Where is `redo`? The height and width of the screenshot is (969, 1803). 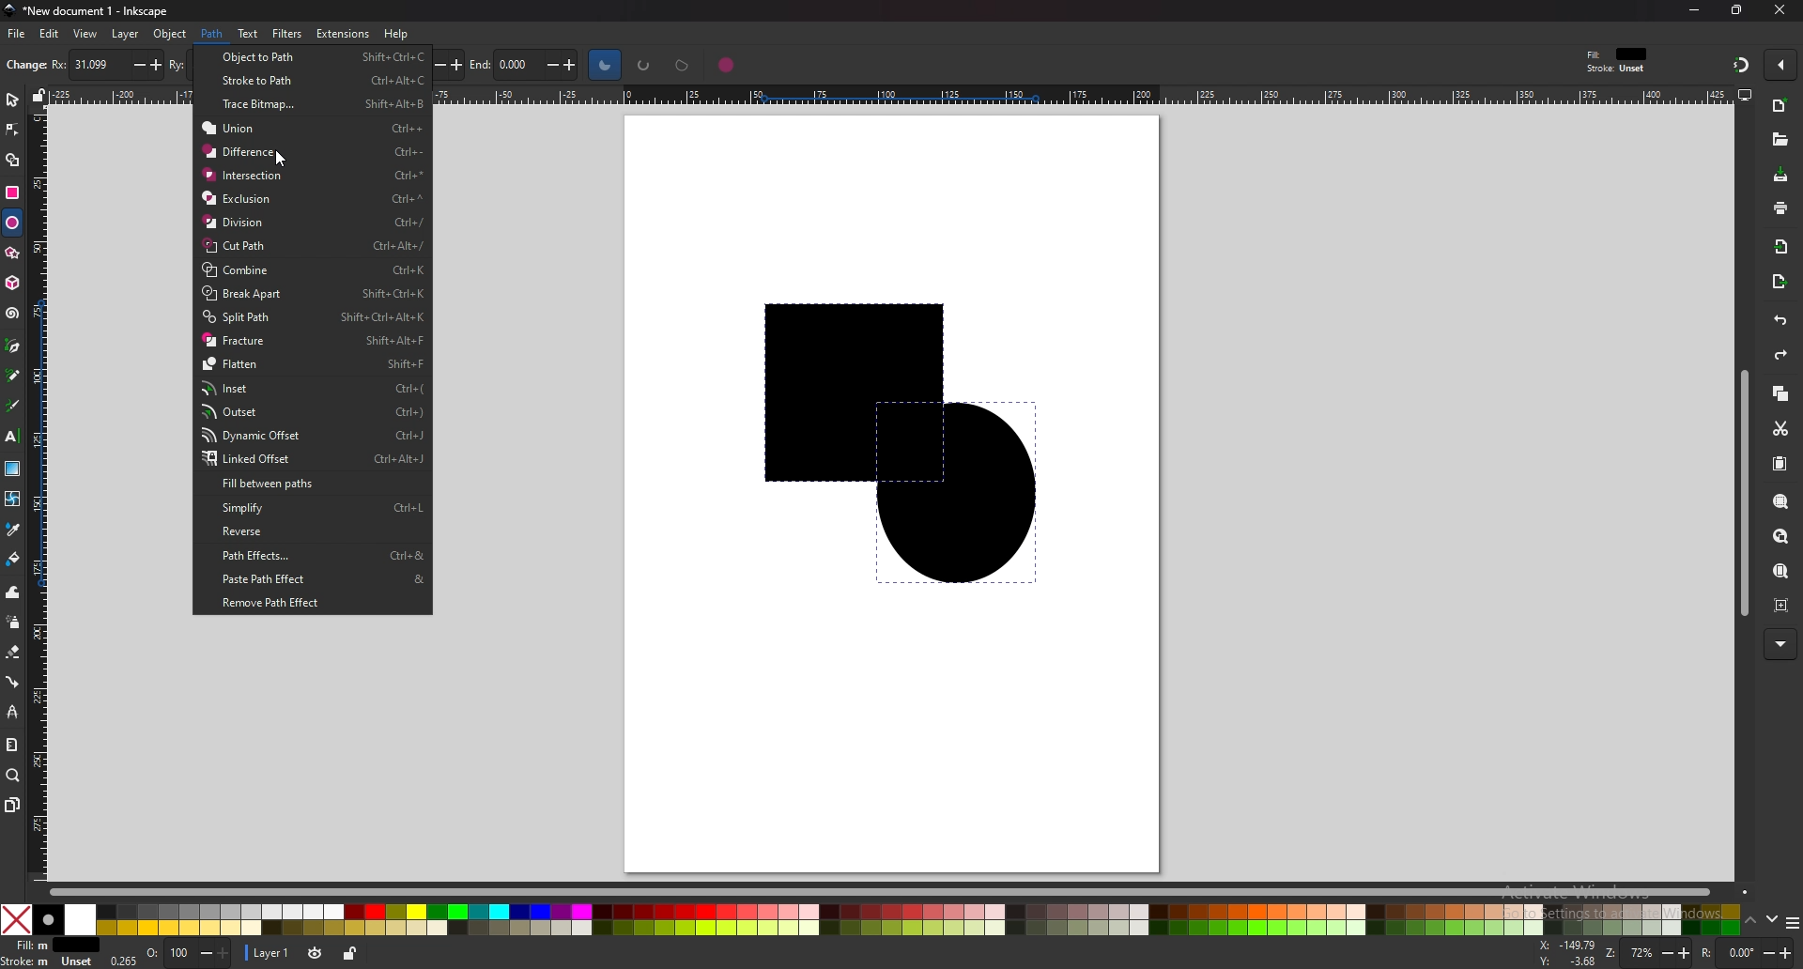 redo is located at coordinates (1780, 355).